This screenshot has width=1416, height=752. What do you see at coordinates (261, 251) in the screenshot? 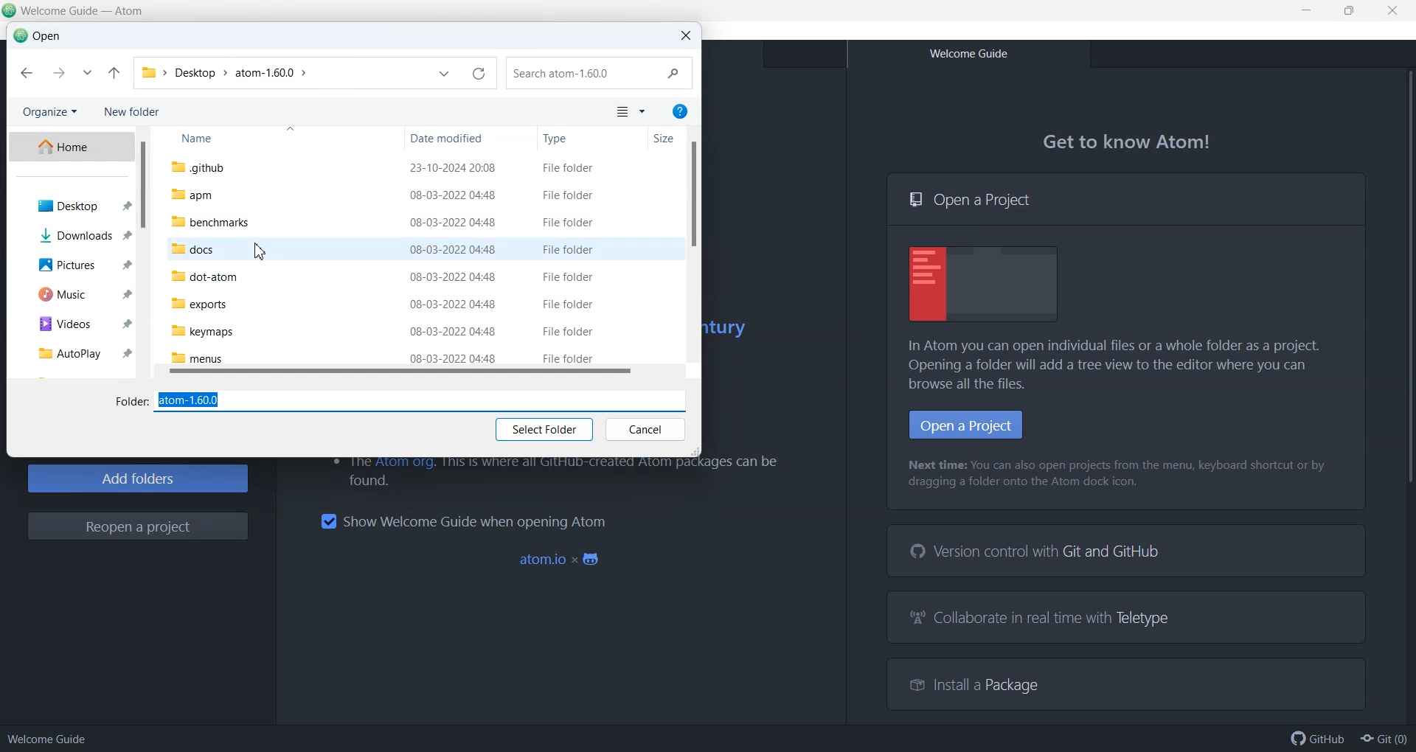
I see `Cursor` at bounding box center [261, 251].